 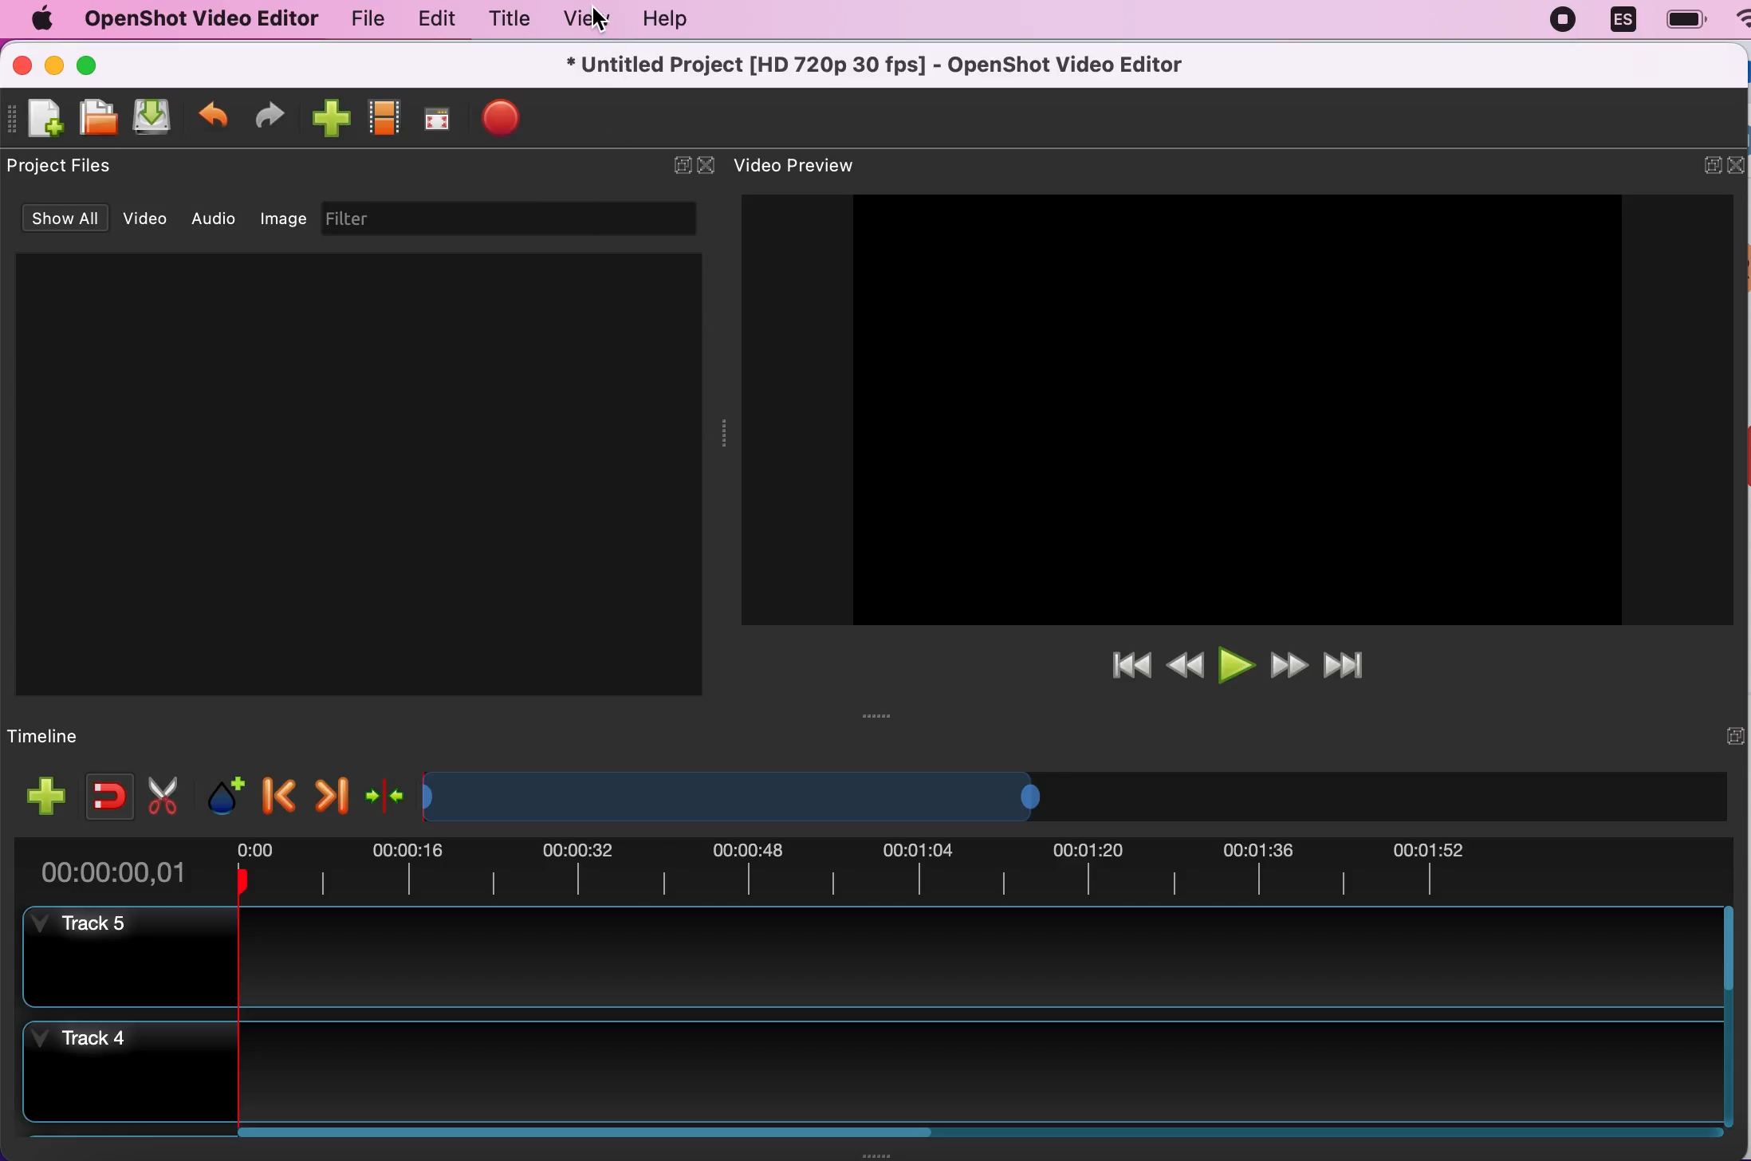 What do you see at coordinates (675, 23) in the screenshot?
I see `help` at bounding box center [675, 23].